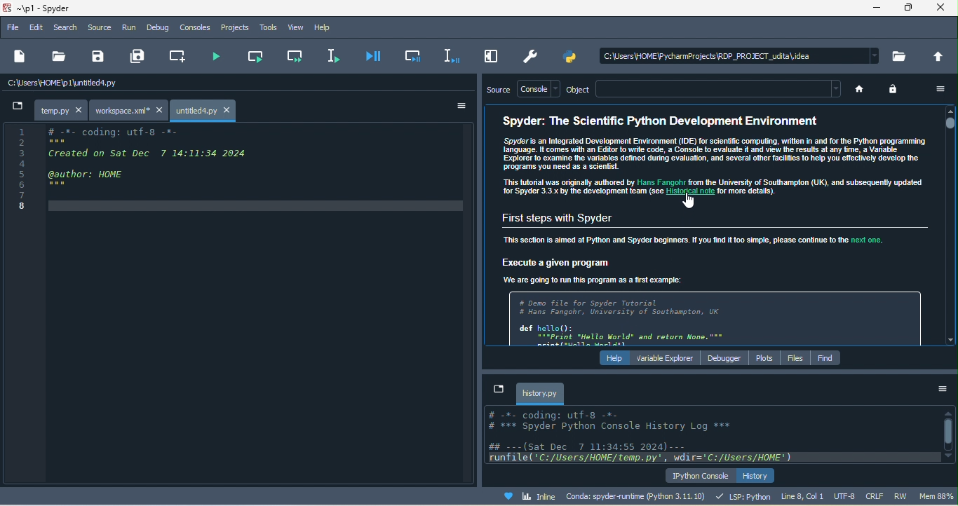  I want to click on run current cell and go to the next one, so click(297, 57).